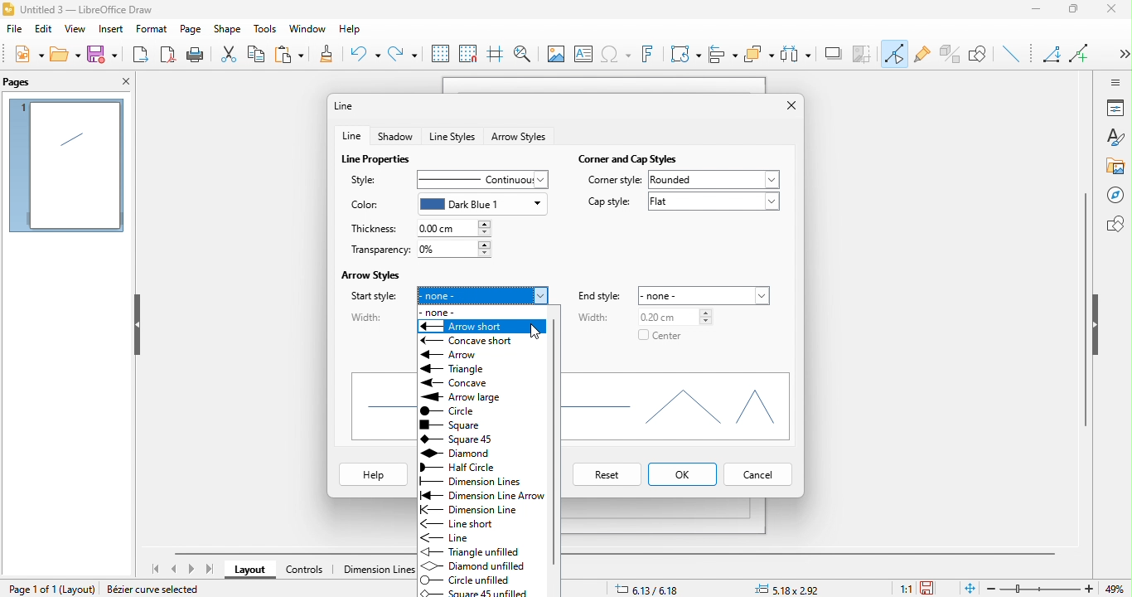 Image resolution: width=1132 pixels, height=597 pixels. Describe the element at coordinates (209, 569) in the screenshot. I see `last page` at that location.